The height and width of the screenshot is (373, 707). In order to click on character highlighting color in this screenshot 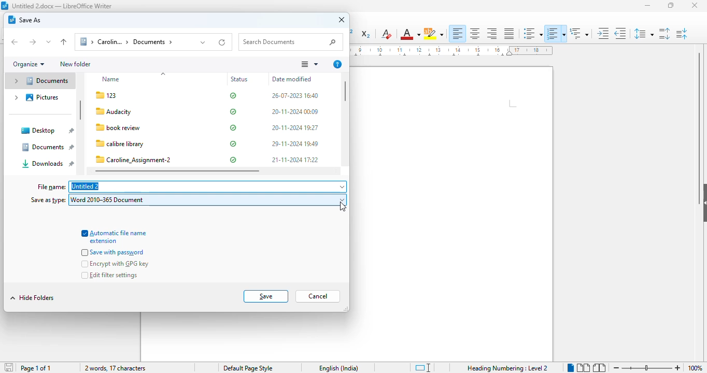, I will do `click(434, 34)`.